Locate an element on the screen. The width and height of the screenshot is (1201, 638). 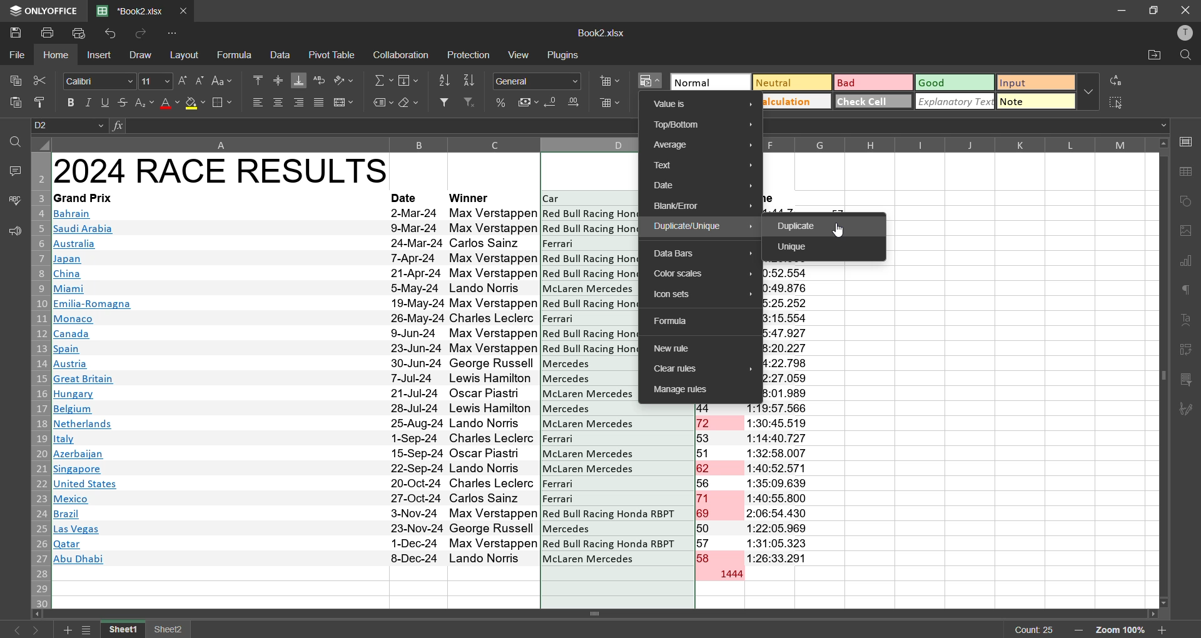
sort ascending is located at coordinates (444, 81).